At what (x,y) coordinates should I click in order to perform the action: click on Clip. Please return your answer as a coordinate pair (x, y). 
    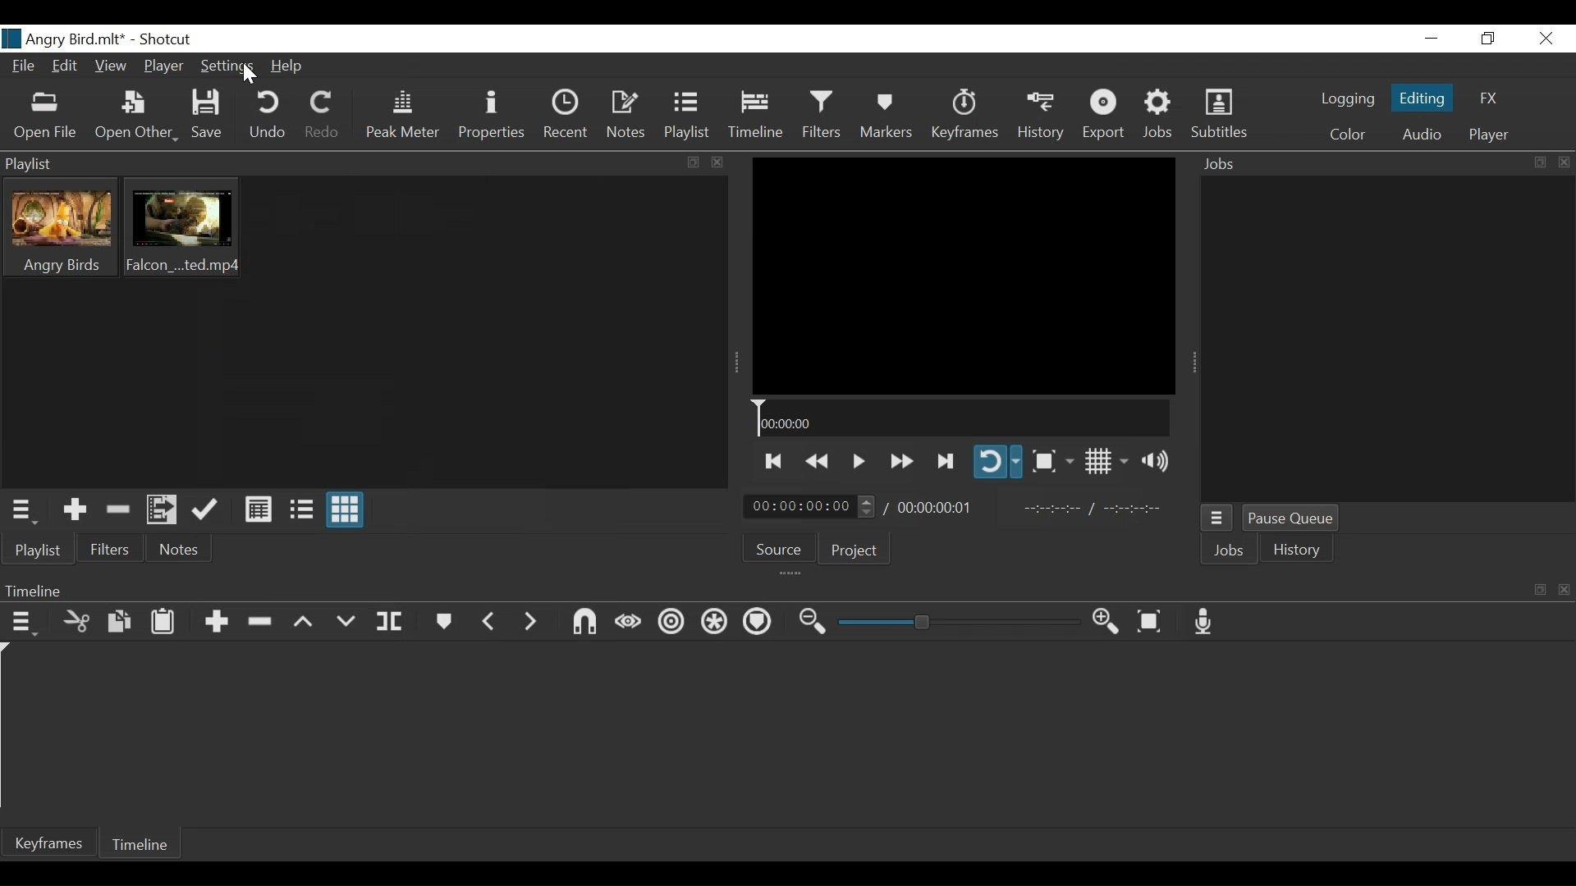
    Looking at the image, I should click on (183, 227).